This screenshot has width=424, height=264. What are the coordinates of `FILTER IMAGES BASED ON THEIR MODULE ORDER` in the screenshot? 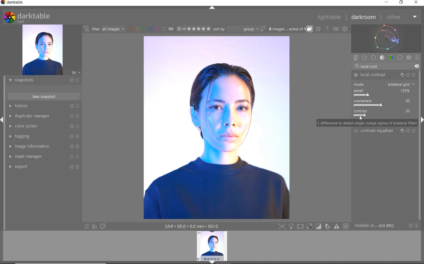 It's located at (104, 30).